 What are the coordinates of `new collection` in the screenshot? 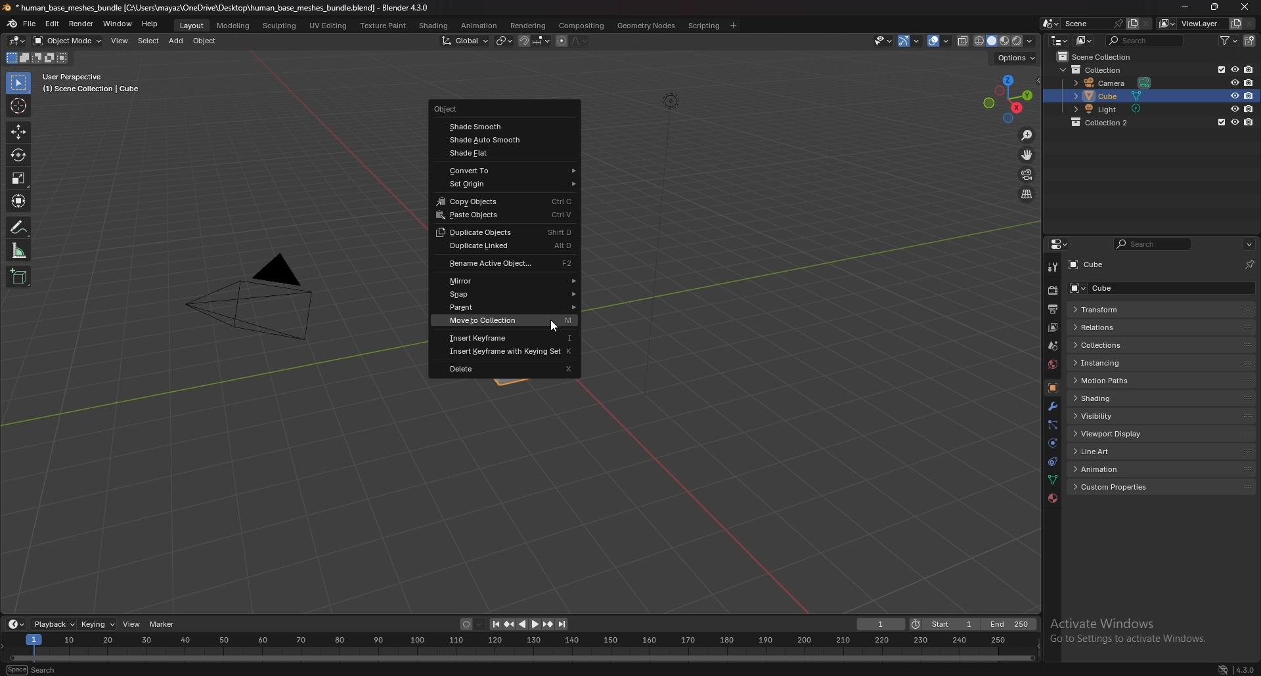 It's located at (1251, 40).